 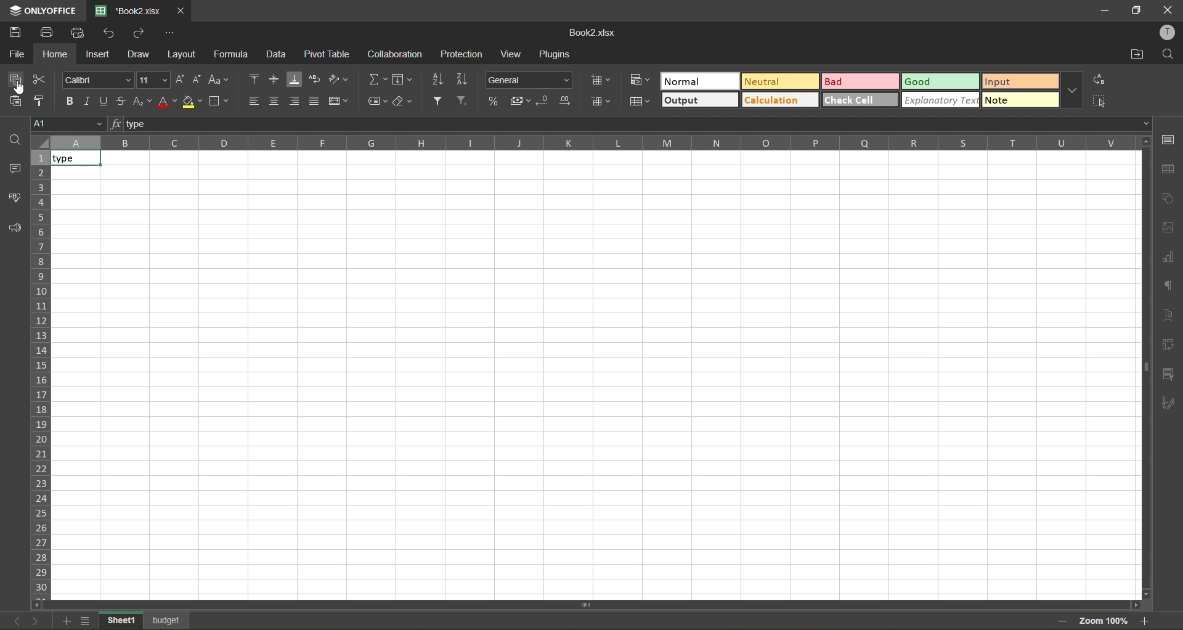 I want to click on normal, so click(x=698, y=81).